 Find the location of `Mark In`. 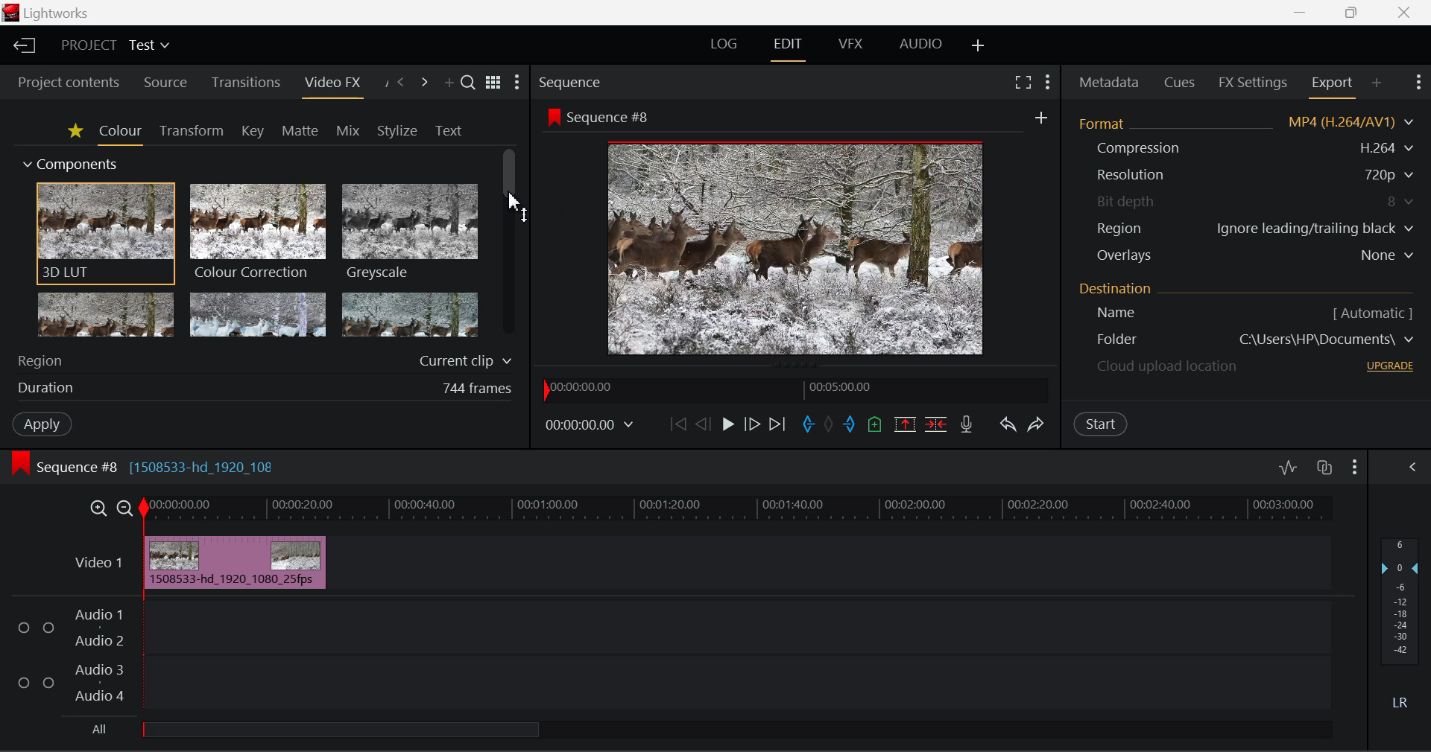

Mark In is located at coordinates (806, 425).